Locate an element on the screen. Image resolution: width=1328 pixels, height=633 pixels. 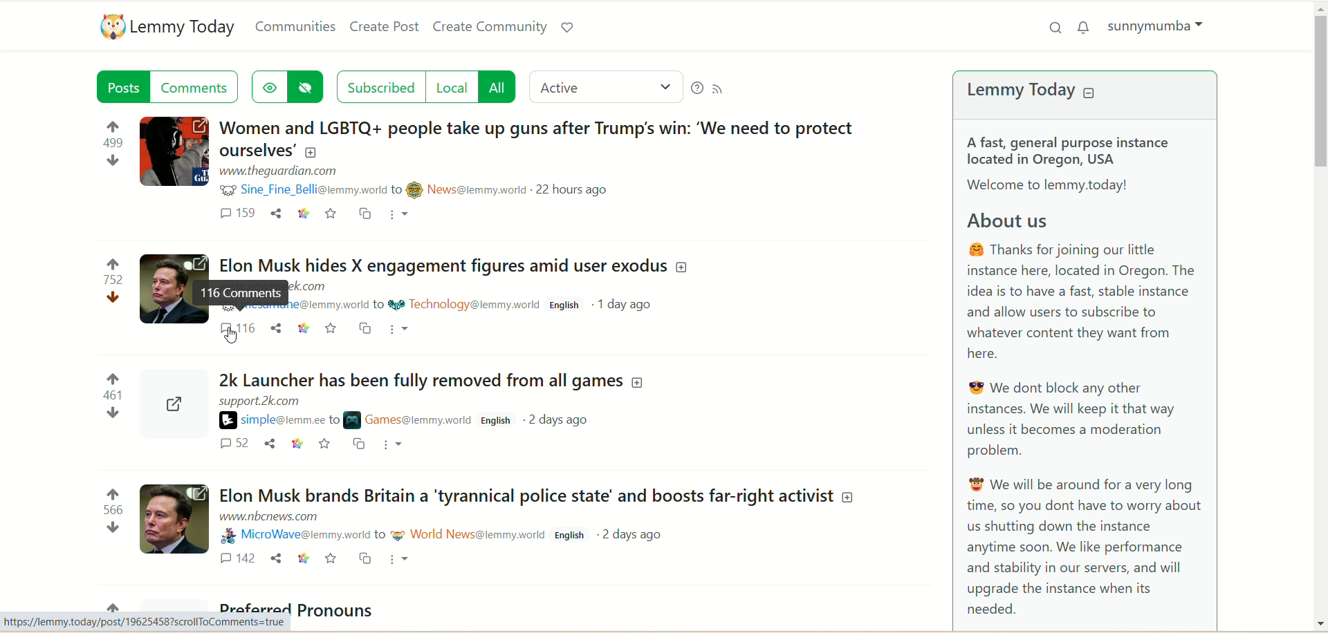
create post is located at coordinates (382, 26).